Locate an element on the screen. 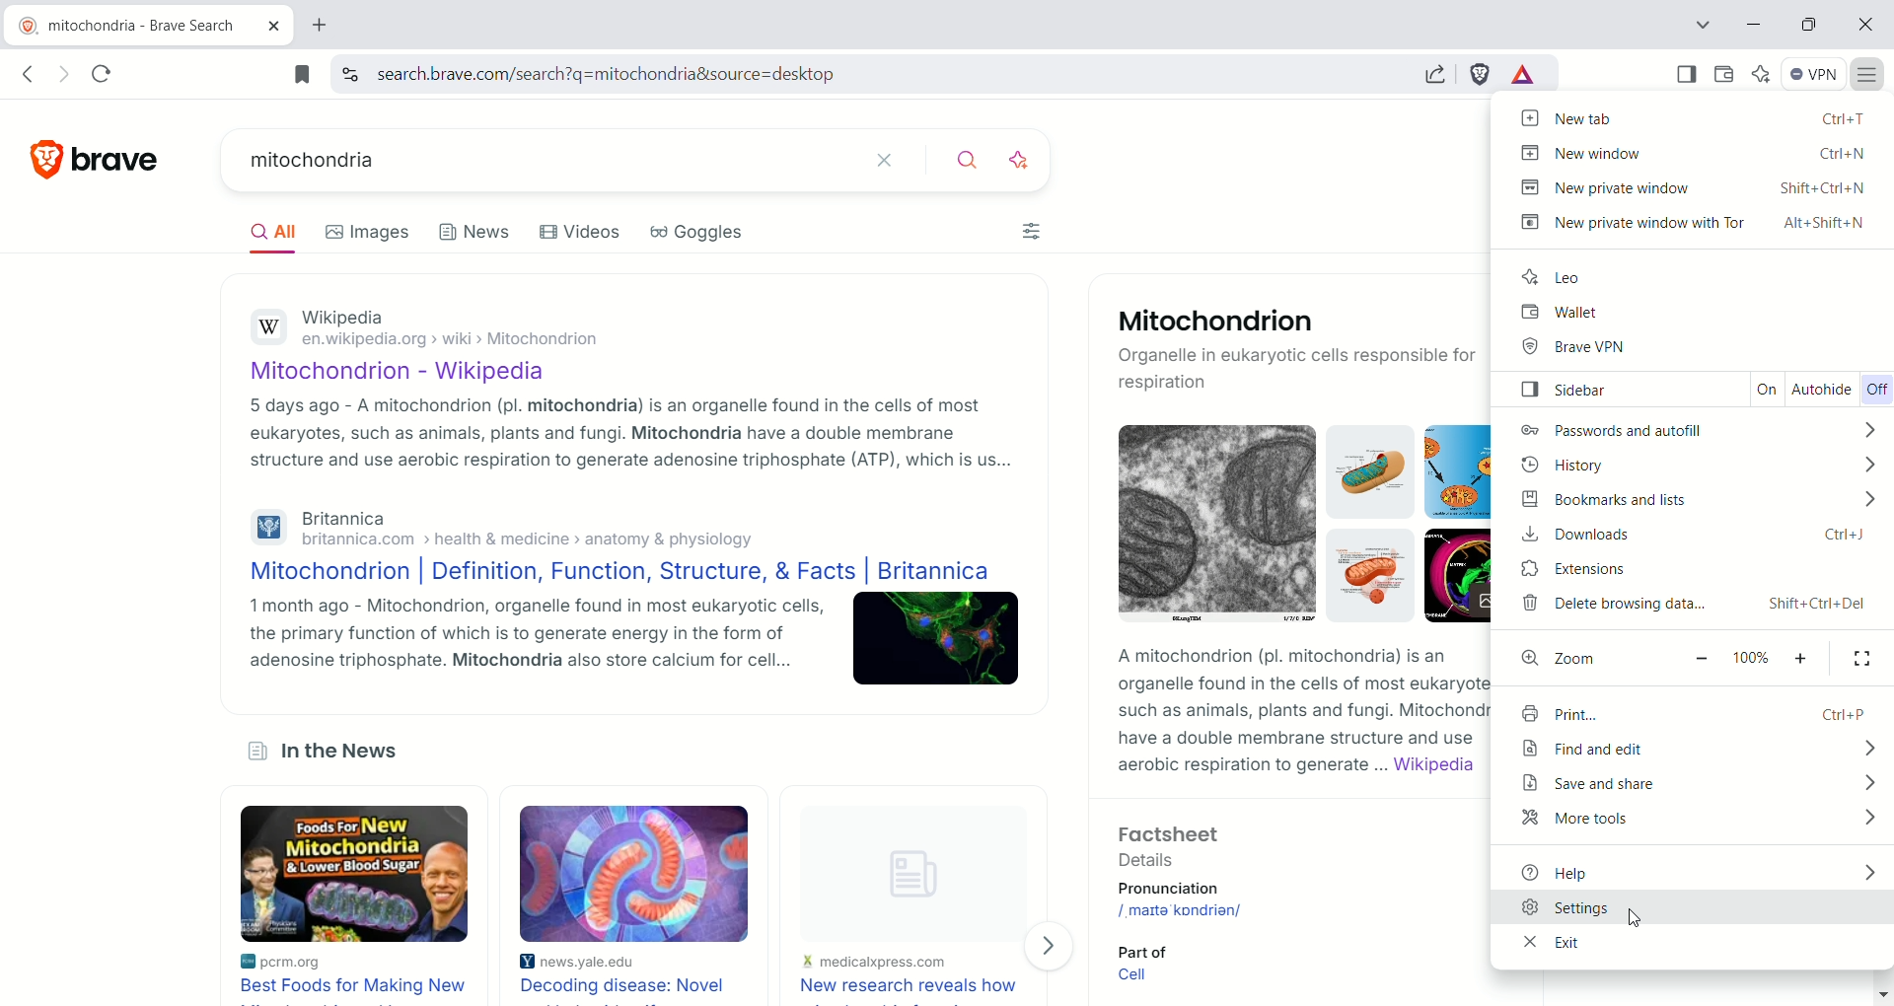 This screenshot has width=1894, height=1006. brave logo is located at coordinates (42, 158).